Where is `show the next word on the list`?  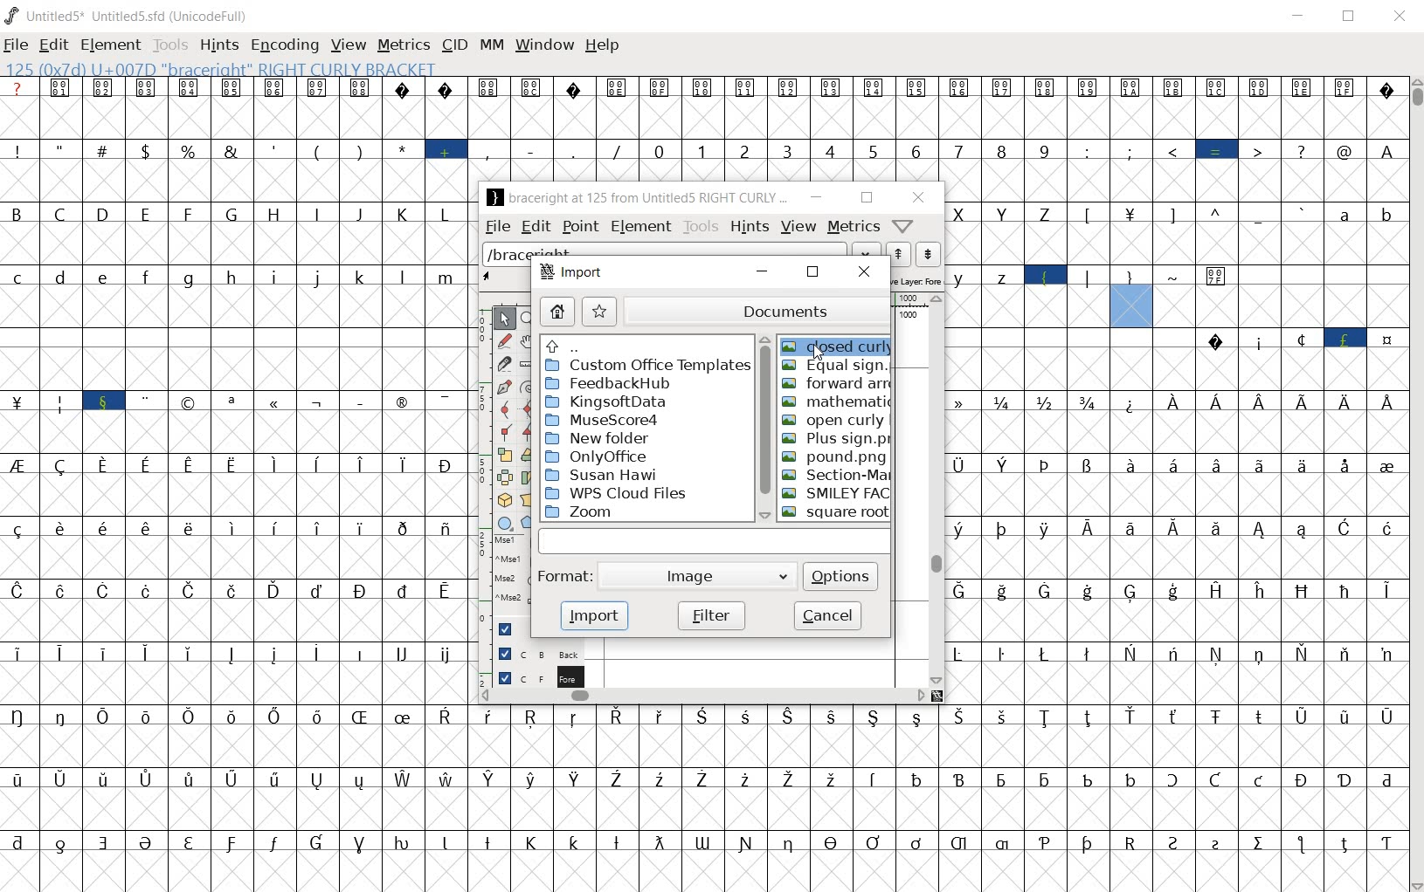 show the next word on the list is located at coordinates (896, 254).